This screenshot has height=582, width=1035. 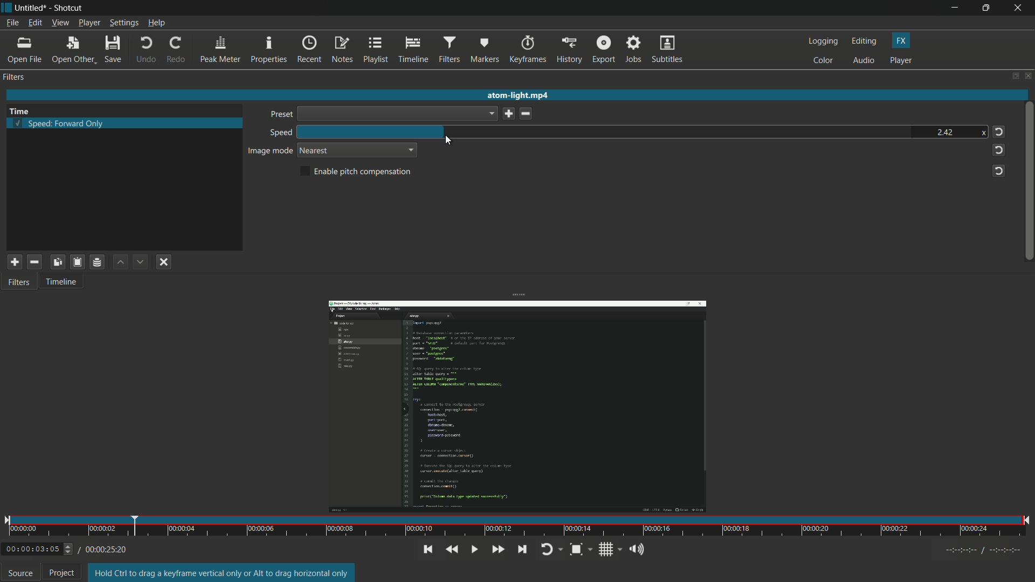 I want to click on speed forward only, so click(x=64, y=123).